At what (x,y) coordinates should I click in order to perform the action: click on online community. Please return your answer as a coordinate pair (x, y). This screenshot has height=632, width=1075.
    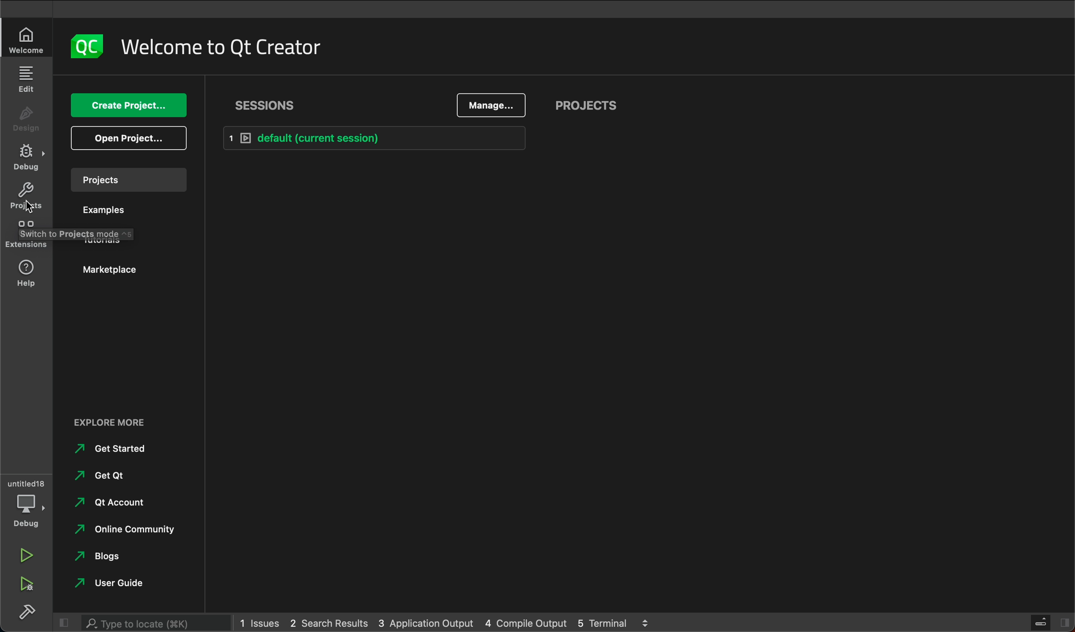
    Looking at the image, I should click on (123, 530).